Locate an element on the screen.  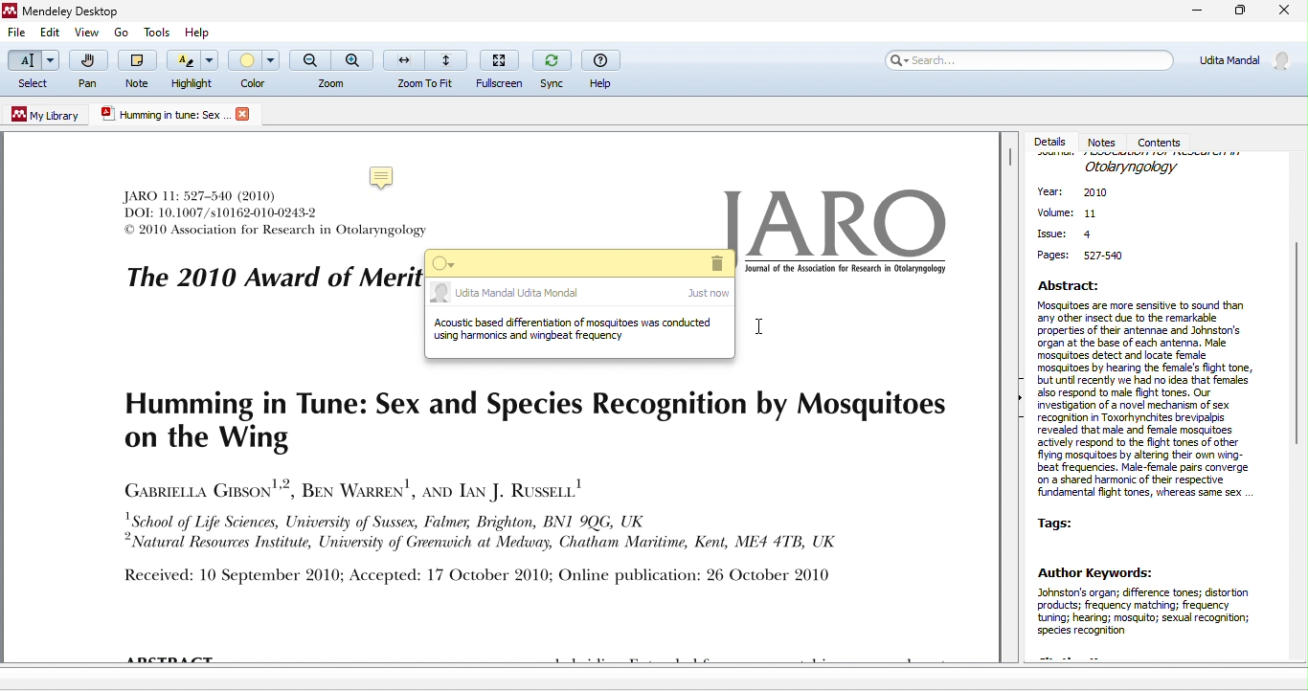
go is located at coordinates (120, 32).